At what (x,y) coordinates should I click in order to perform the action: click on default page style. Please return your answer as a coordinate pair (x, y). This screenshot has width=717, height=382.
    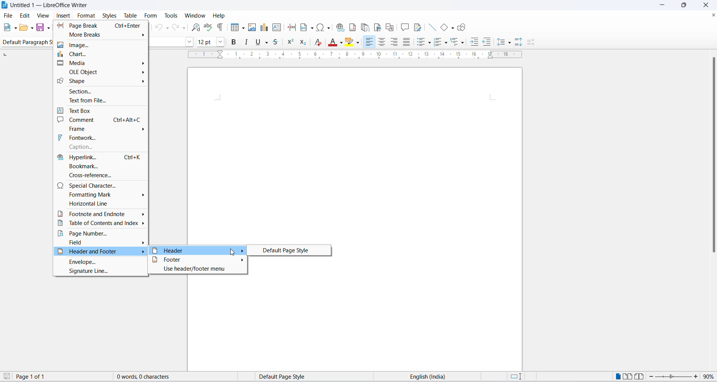
    Looking at the image, I should click on (288, 250).